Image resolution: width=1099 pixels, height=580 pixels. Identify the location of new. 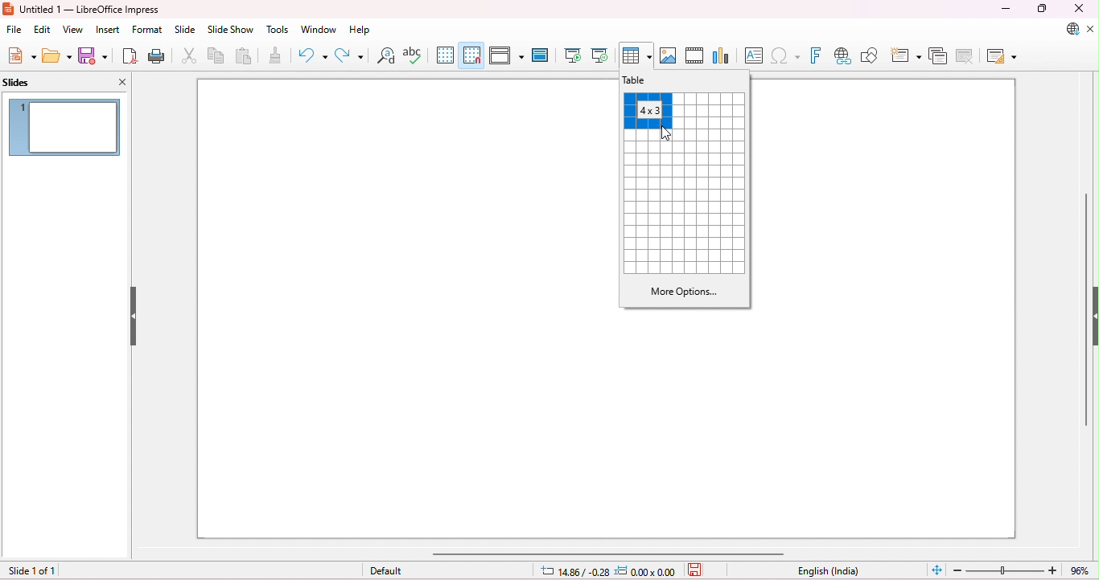
(22, 55).